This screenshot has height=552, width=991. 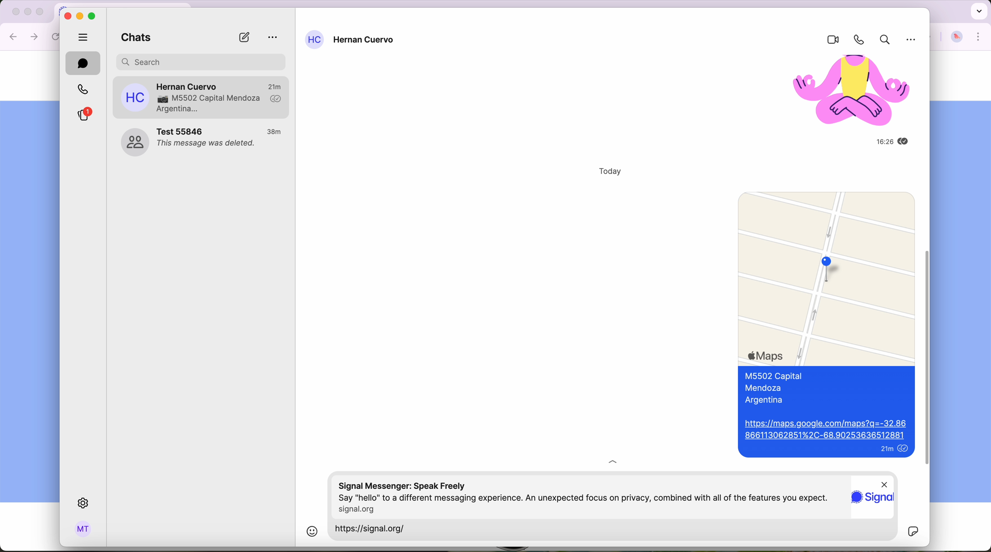 What do you see at coordinates (218, 99) in the screenshot?
I see `M5502 Capital Mendoza` at bounding box center [218, 99].